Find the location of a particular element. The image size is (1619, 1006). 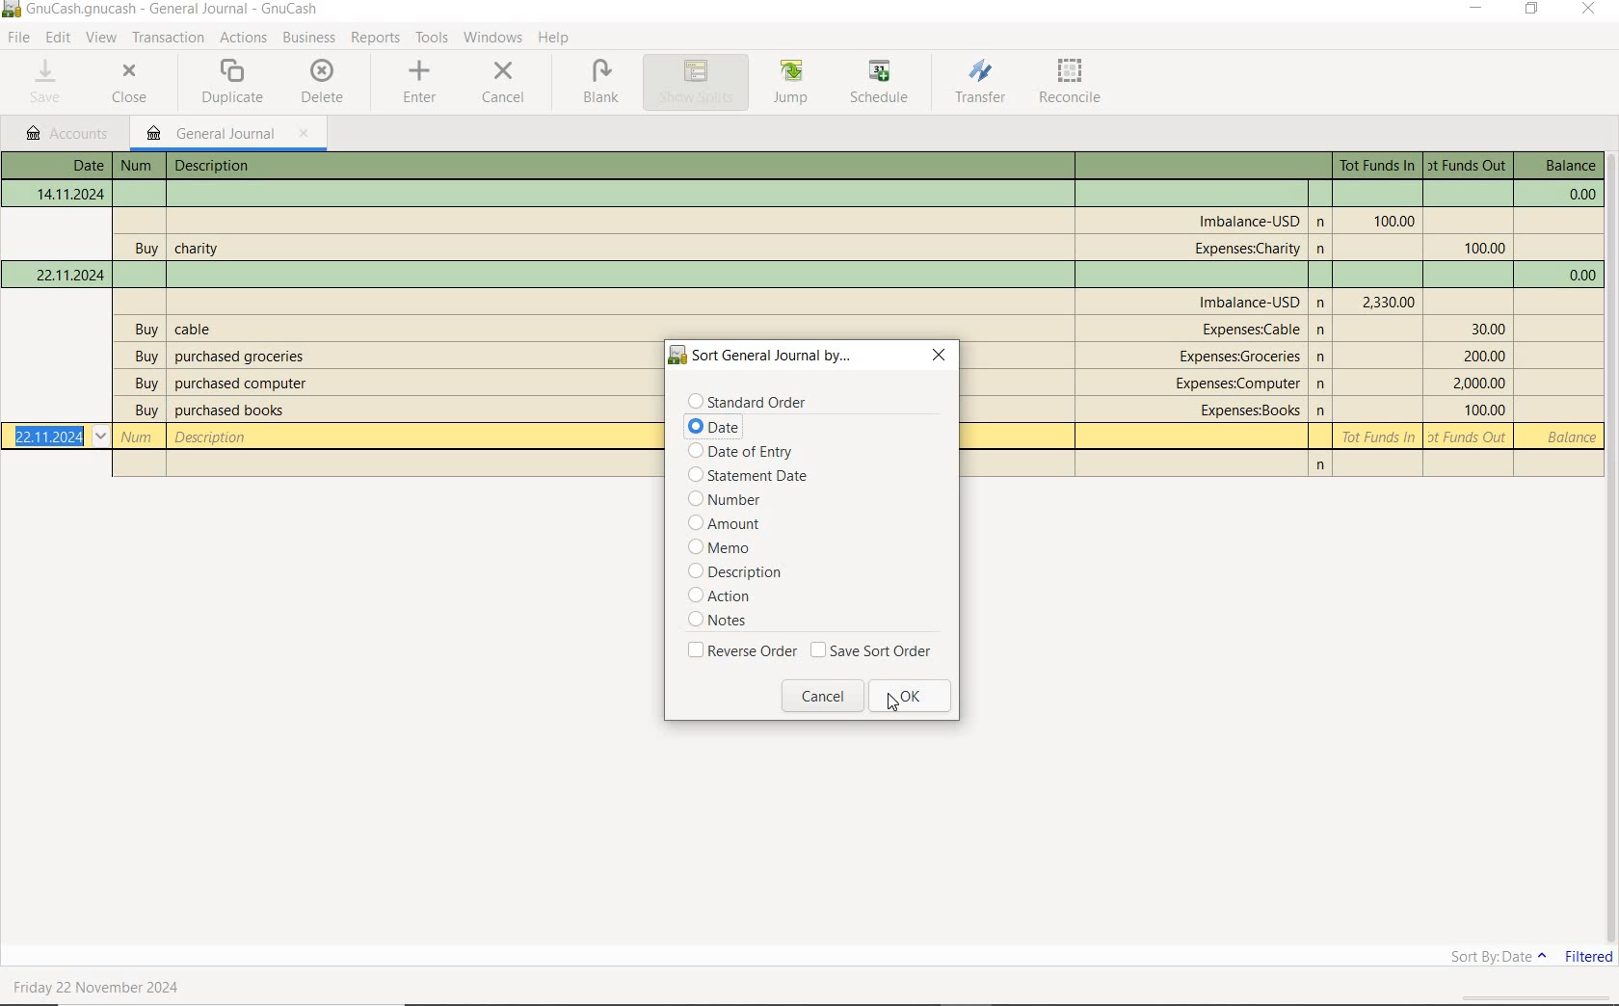

EDIT is located at coordinates (61, 39).